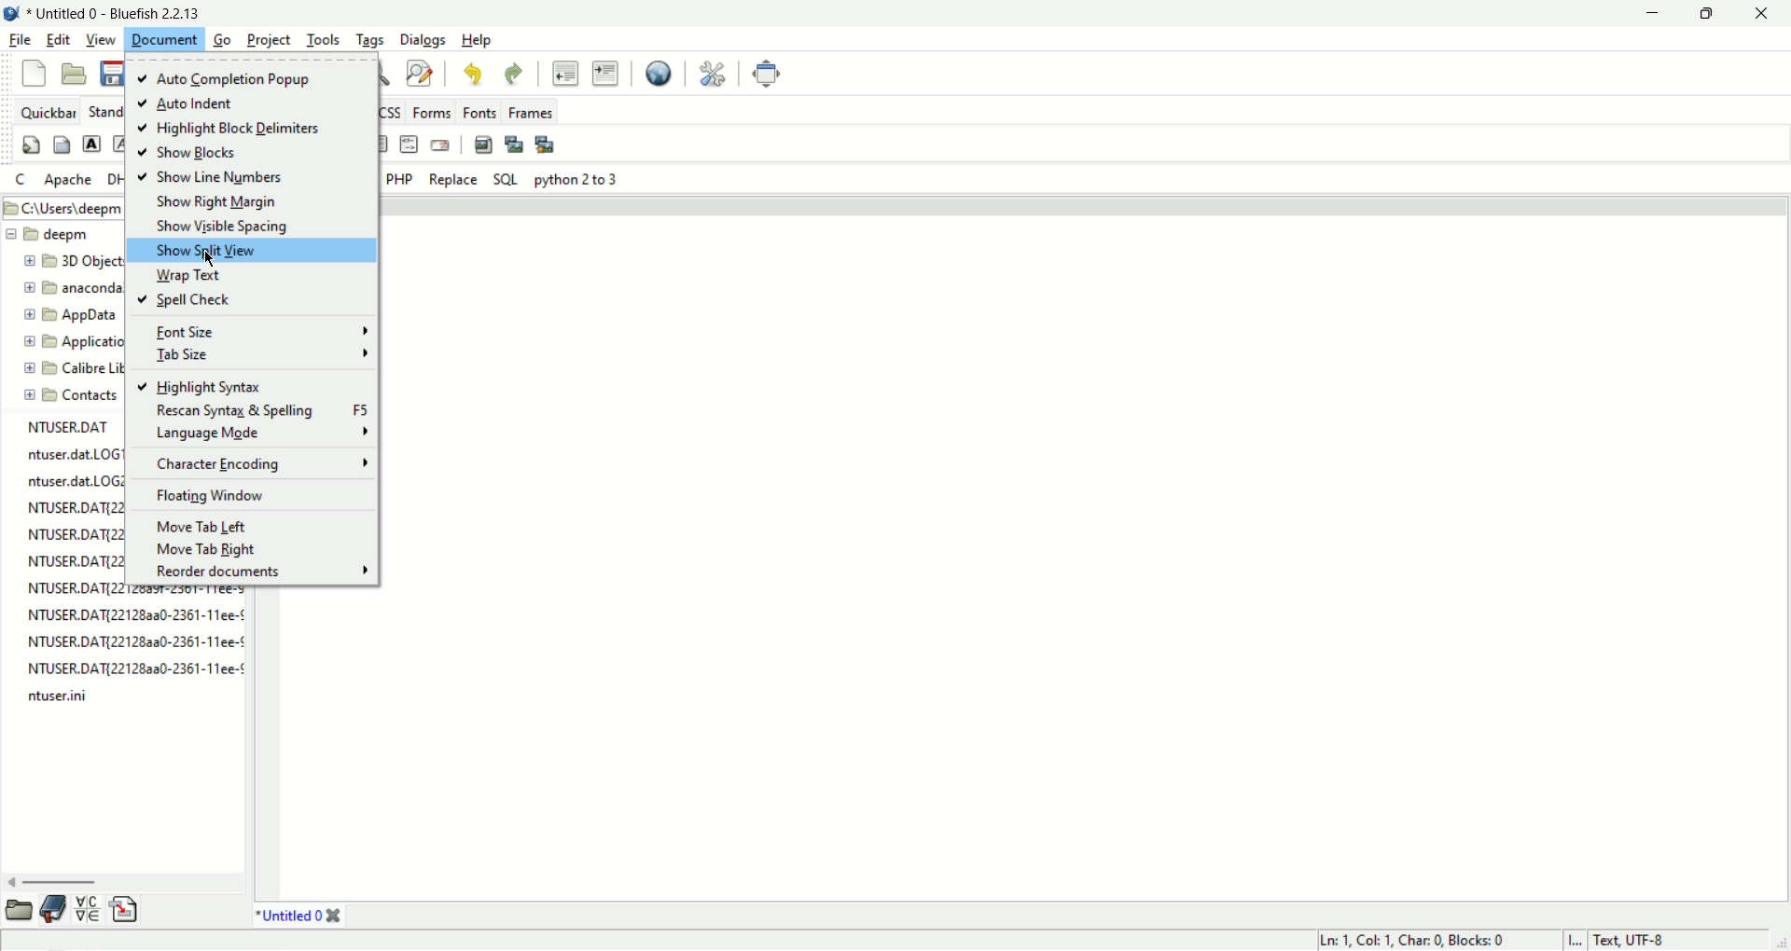 This screenshot has width=1791, height=951. Describe the element at coordinates (1428, 940) in the screenshot. I see `Ln 1, Col 1, Char 0, Blocks:0` at that location.